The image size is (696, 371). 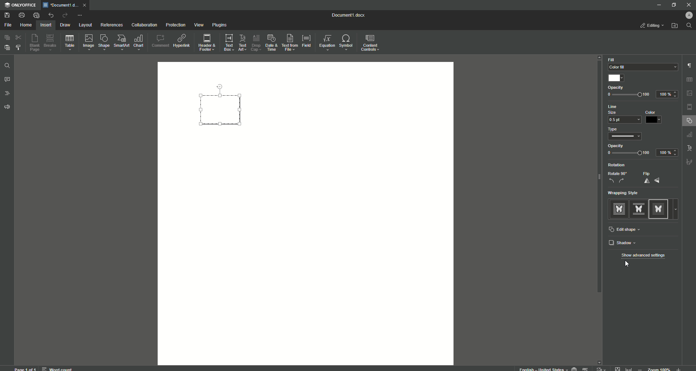 I want to click on File, so click(x=8, y=25).